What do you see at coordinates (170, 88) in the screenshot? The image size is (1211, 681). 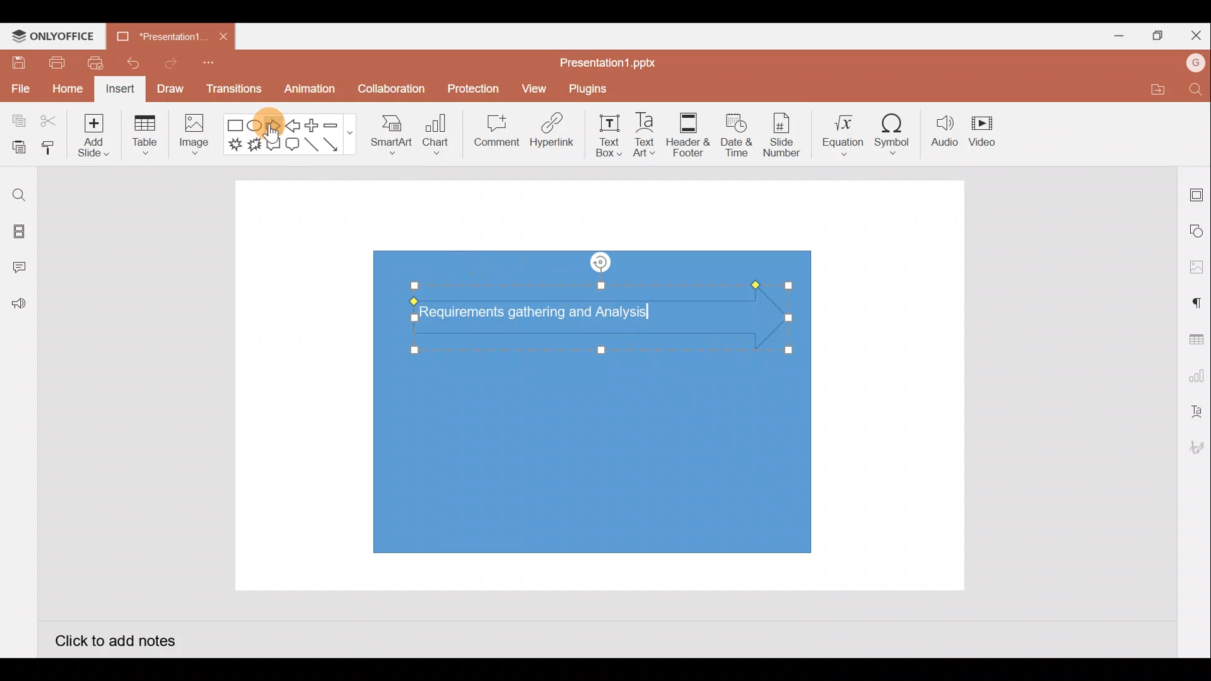 I see `Draw` at bounding box center [170, 88].